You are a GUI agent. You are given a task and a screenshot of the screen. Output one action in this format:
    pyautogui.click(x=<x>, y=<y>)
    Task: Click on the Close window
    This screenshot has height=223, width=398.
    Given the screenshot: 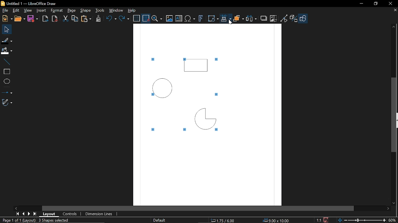 What is the action you would take?
    pyautogui.click(x=390, y=3)
    